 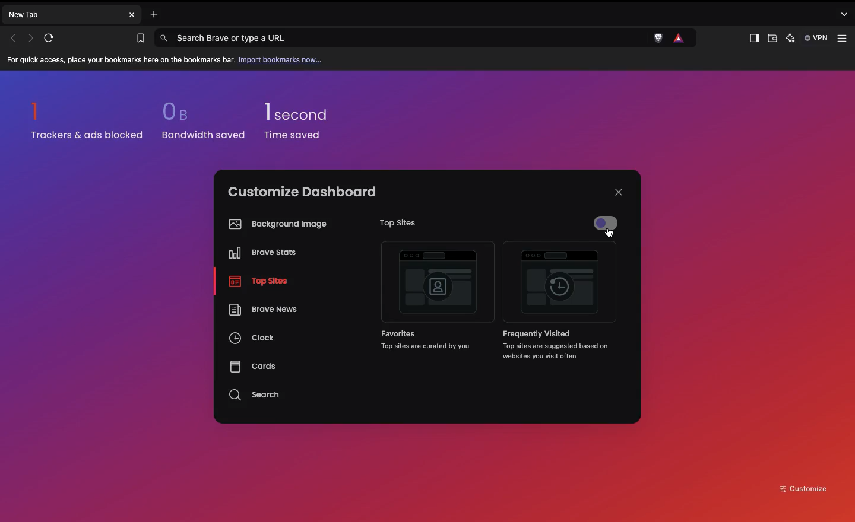 What do you see at coordinates (844, 39) in the screenshot?
I see `Customize and control Brave` at bounding box center [844, 39].